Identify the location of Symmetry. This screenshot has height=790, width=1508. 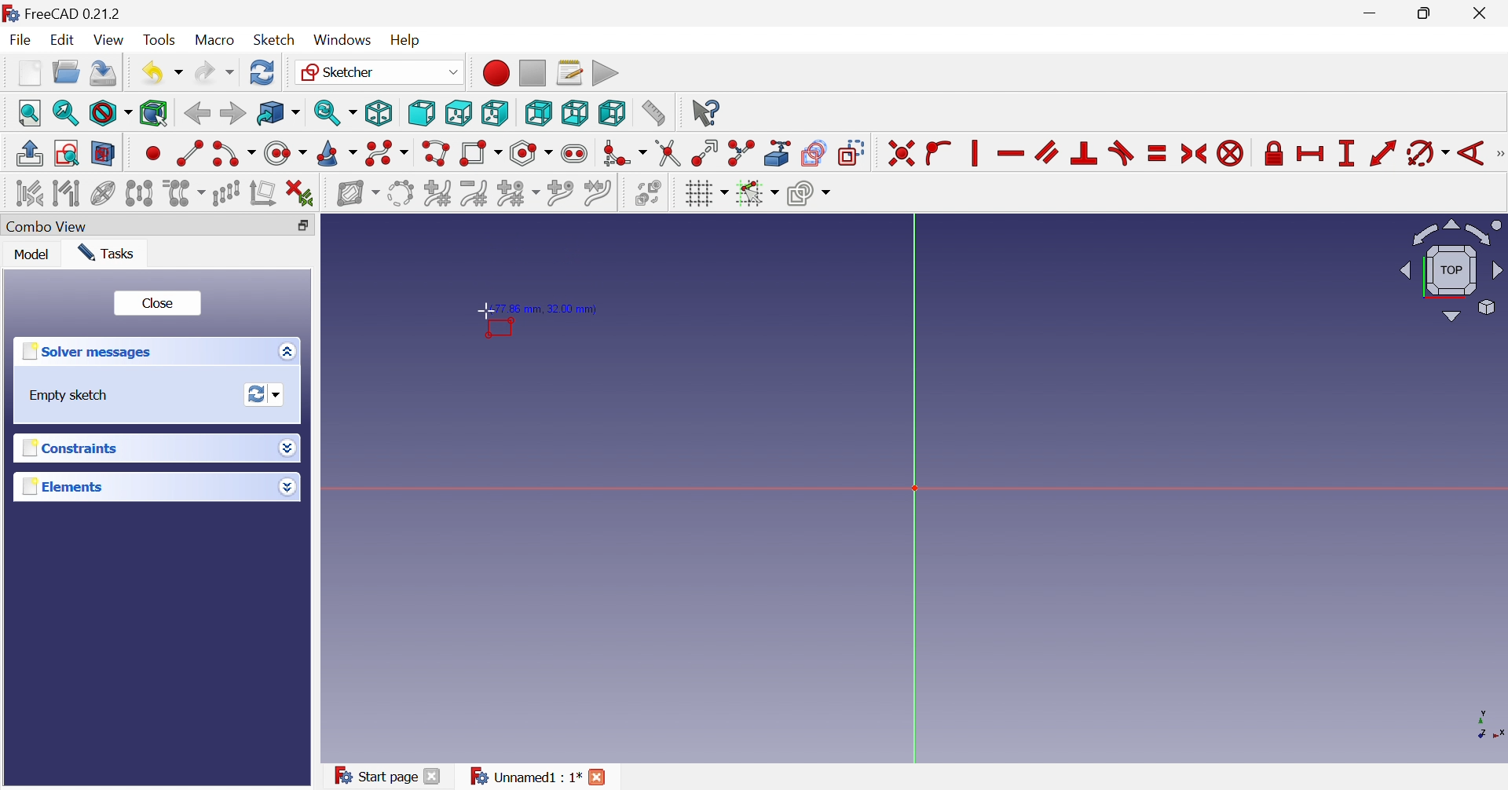
(139, 193).